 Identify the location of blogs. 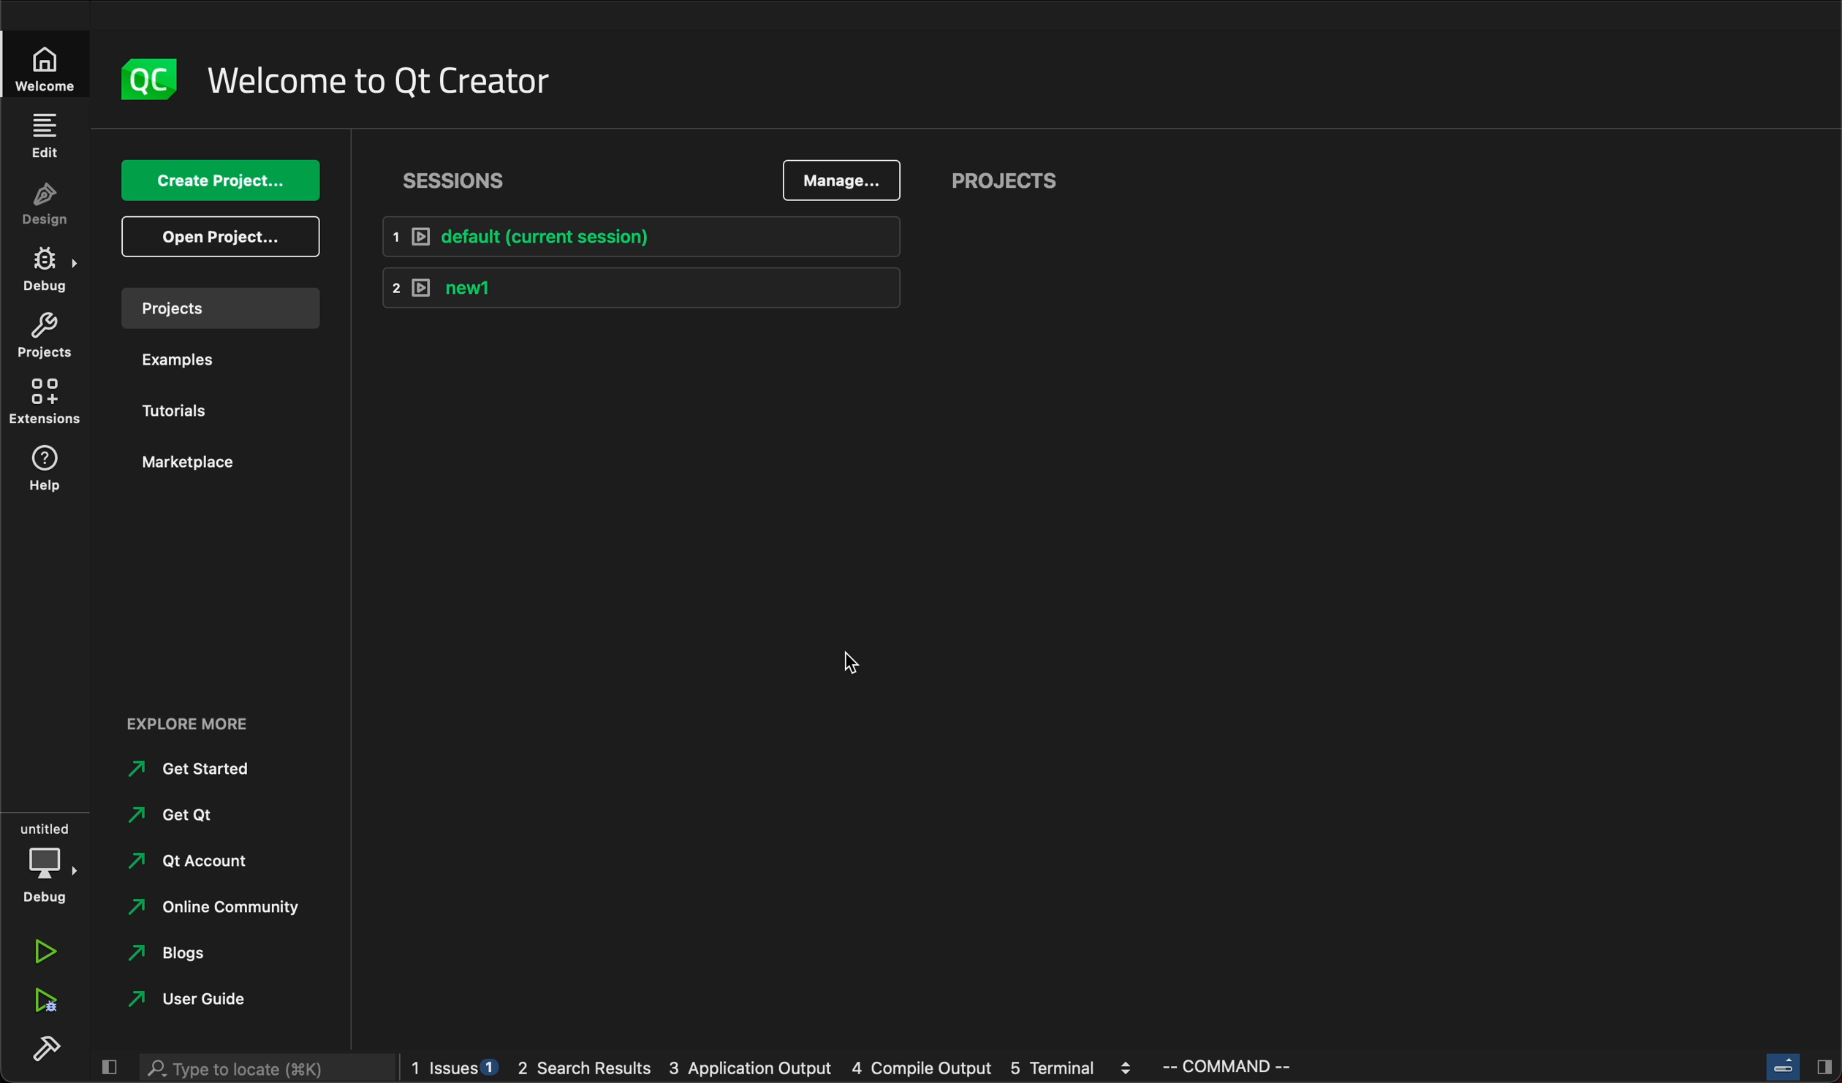
(211, 954).